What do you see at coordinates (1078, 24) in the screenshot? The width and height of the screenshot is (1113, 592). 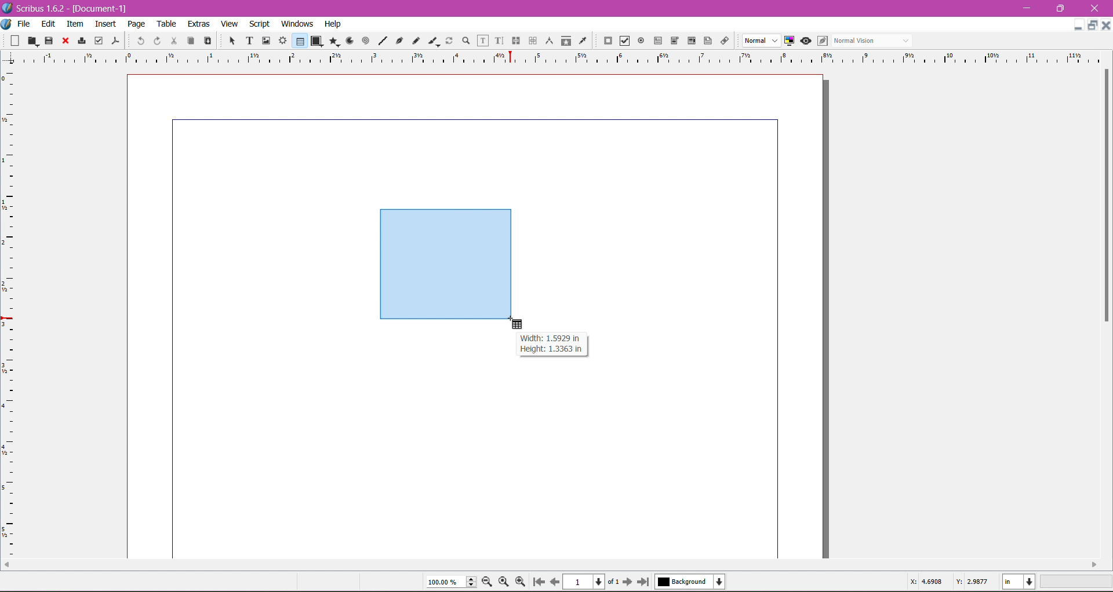 I see `Minimize` at bounding box center [1078, 24].